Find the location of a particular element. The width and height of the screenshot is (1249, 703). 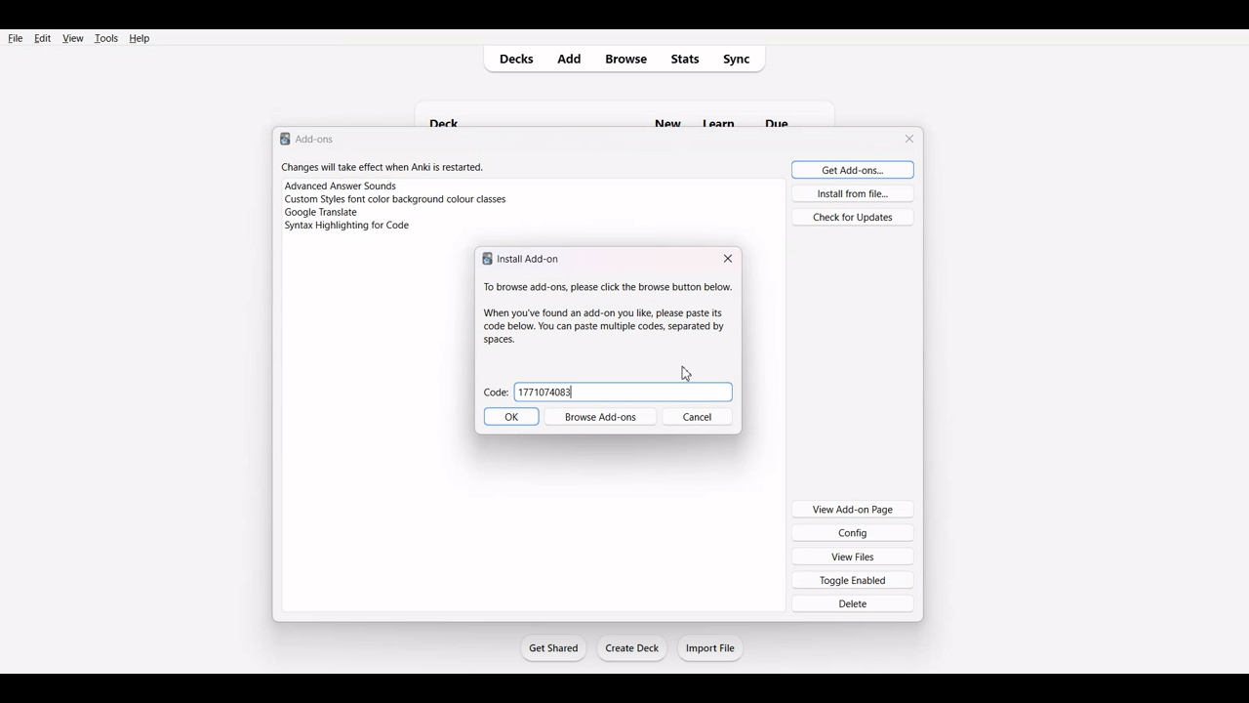

Import File is located at coordinates (711, 647).